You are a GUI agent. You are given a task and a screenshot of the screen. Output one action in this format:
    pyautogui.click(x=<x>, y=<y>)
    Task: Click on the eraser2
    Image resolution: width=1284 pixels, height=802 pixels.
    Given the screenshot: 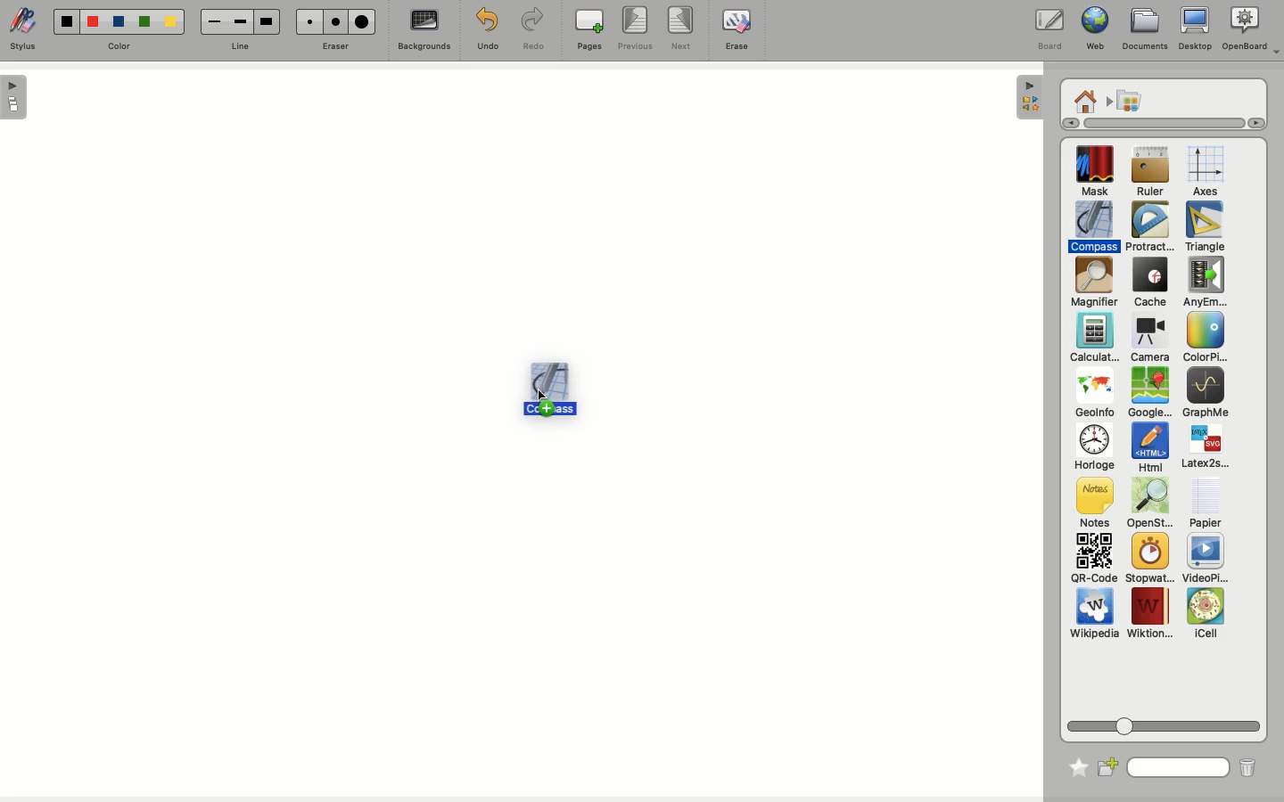 What is the action you would take?
    pyautogui.click(x=335, y=21)
    